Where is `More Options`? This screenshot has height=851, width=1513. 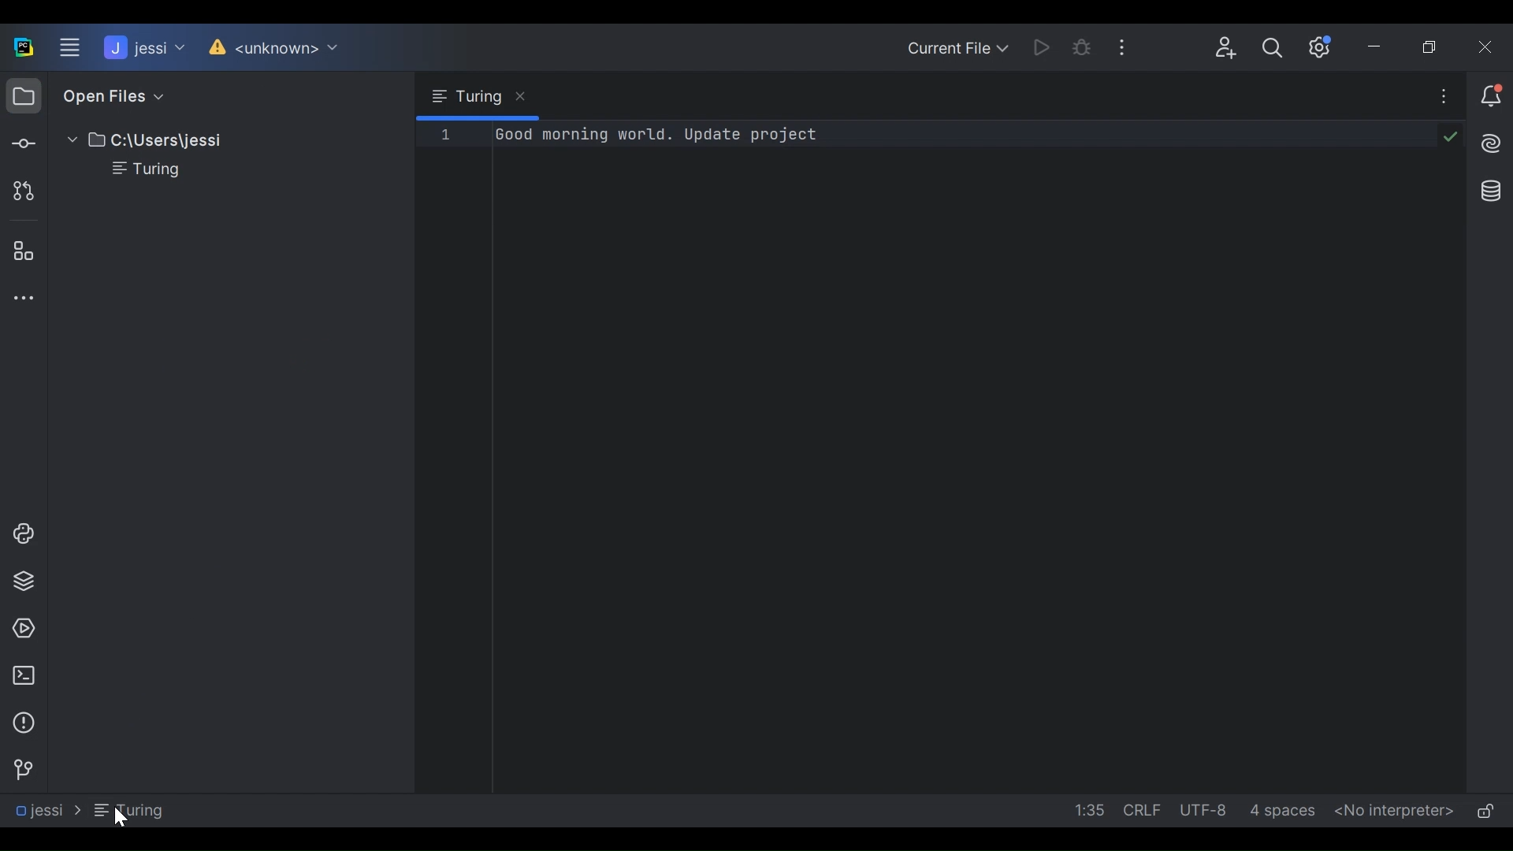 More Options is located at coordinates (1127, 44).